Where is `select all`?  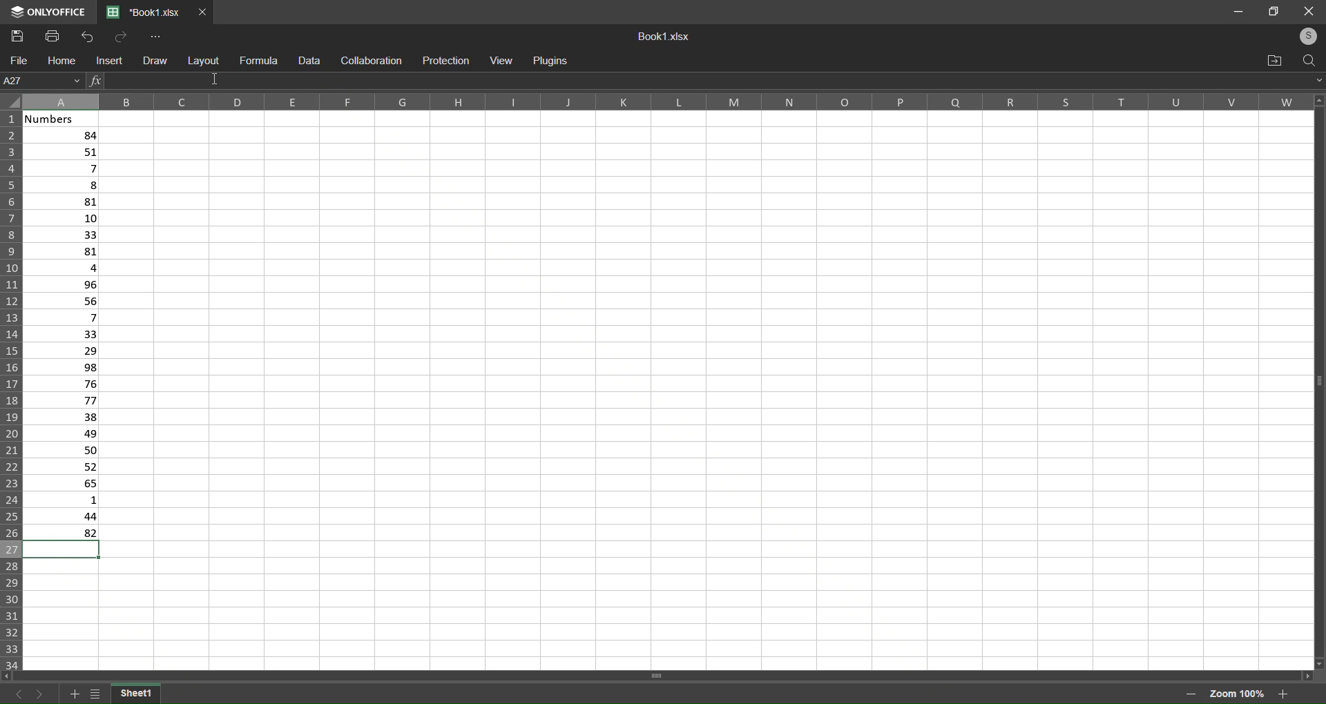 select all is located at coordinates (15, 103).